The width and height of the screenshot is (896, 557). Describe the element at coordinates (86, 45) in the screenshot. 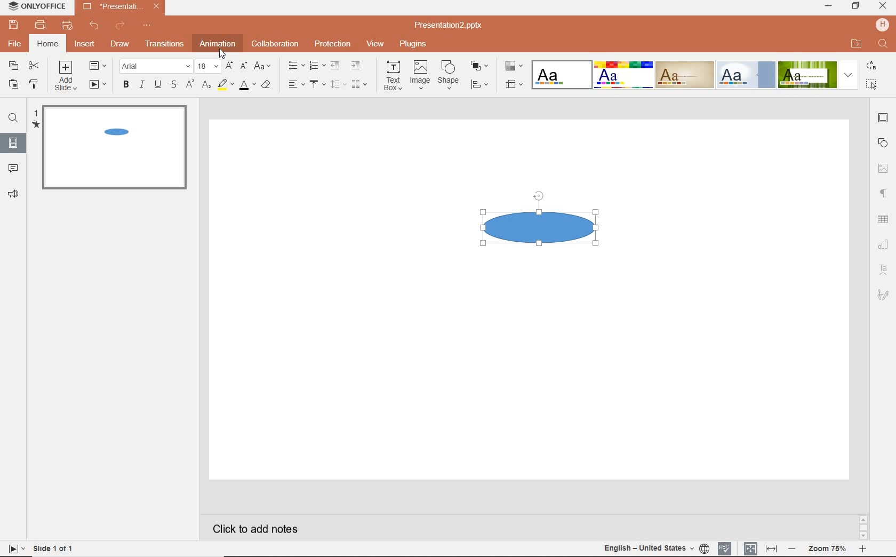

I see `insert` at that location.